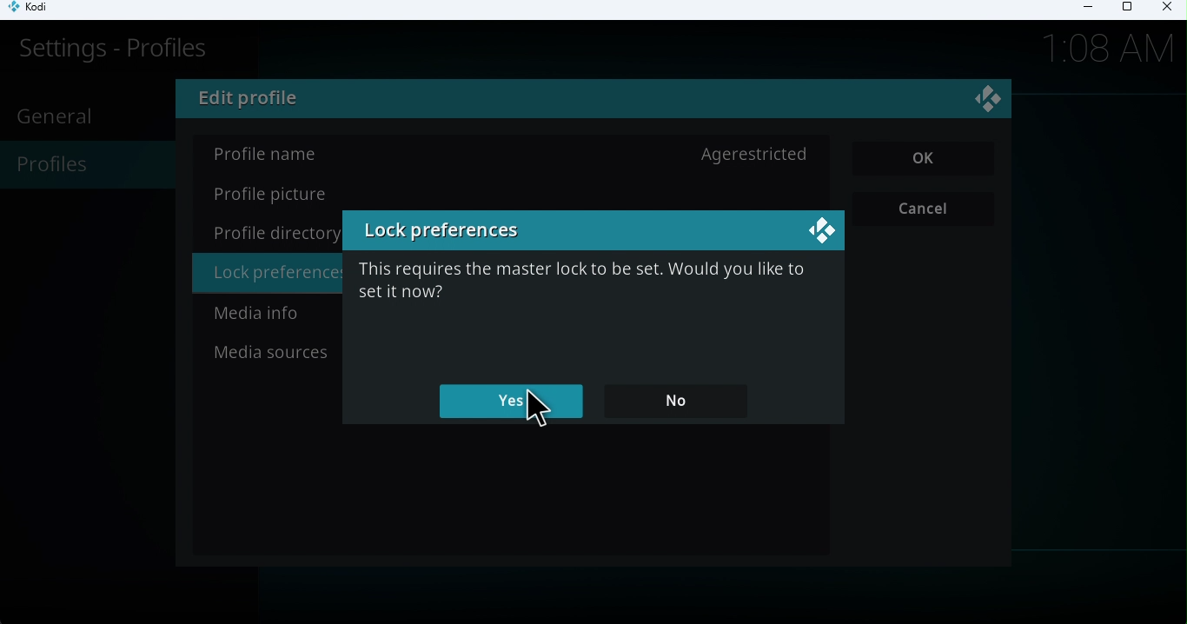 This screenshot has width=1187, height=624. What do you see at coordinates (106, 55) in the screenshot?
I see `Settings-profile` at bounding box center [106, 55].